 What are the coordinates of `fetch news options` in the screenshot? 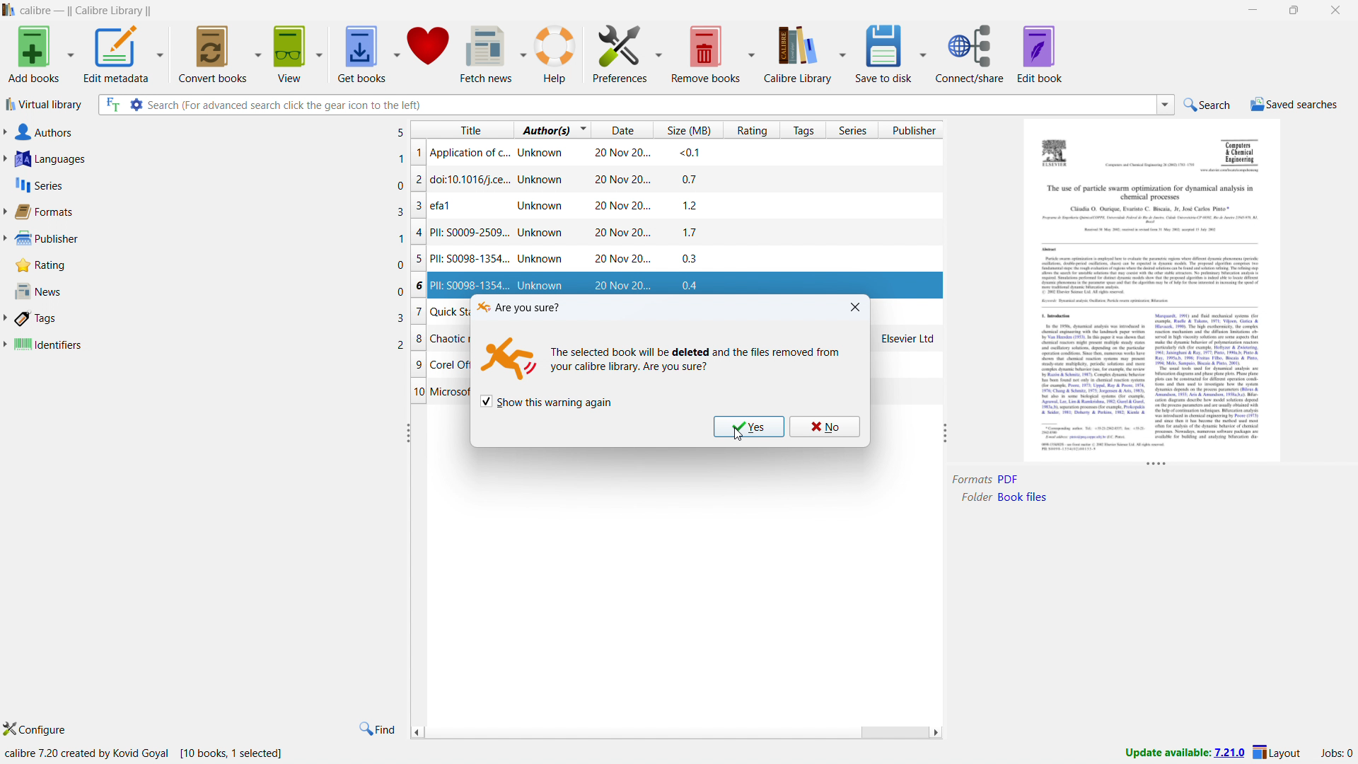 It's located at (522, 51).